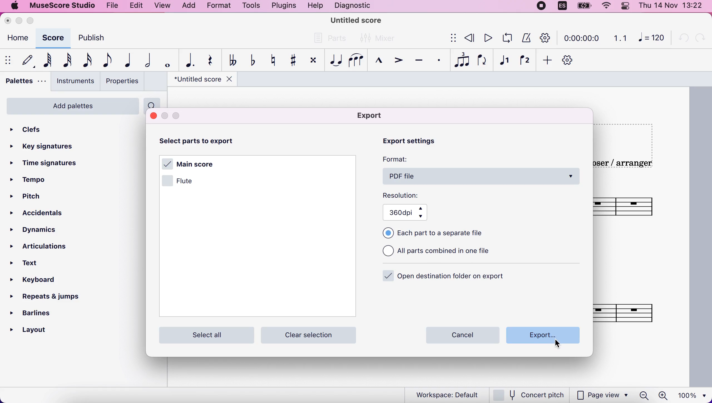  What do you see at coordinates (652, 39) in the screenshot?
I see `120` at bounding box center [652, 39].